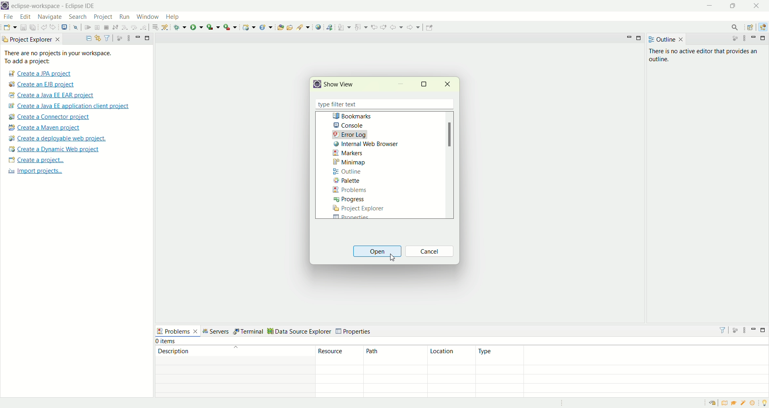  Describe the element at coordinates (75, 28) in the screenshot. I see `skip all the breakpoints` at that location.